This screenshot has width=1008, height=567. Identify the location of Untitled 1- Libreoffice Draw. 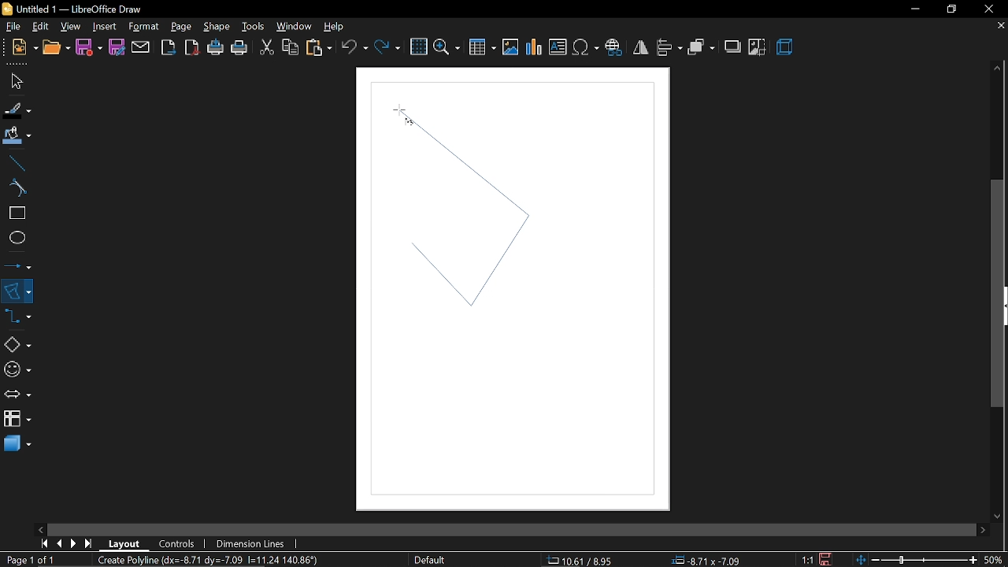
(83, 9).